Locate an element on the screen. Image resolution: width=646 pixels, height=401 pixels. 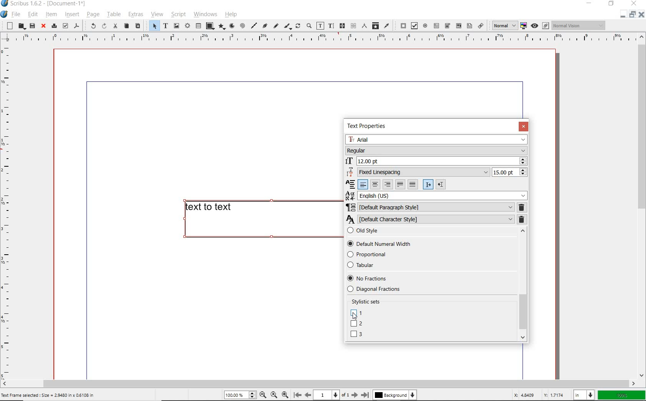
file is located at coordinates (16, 15).